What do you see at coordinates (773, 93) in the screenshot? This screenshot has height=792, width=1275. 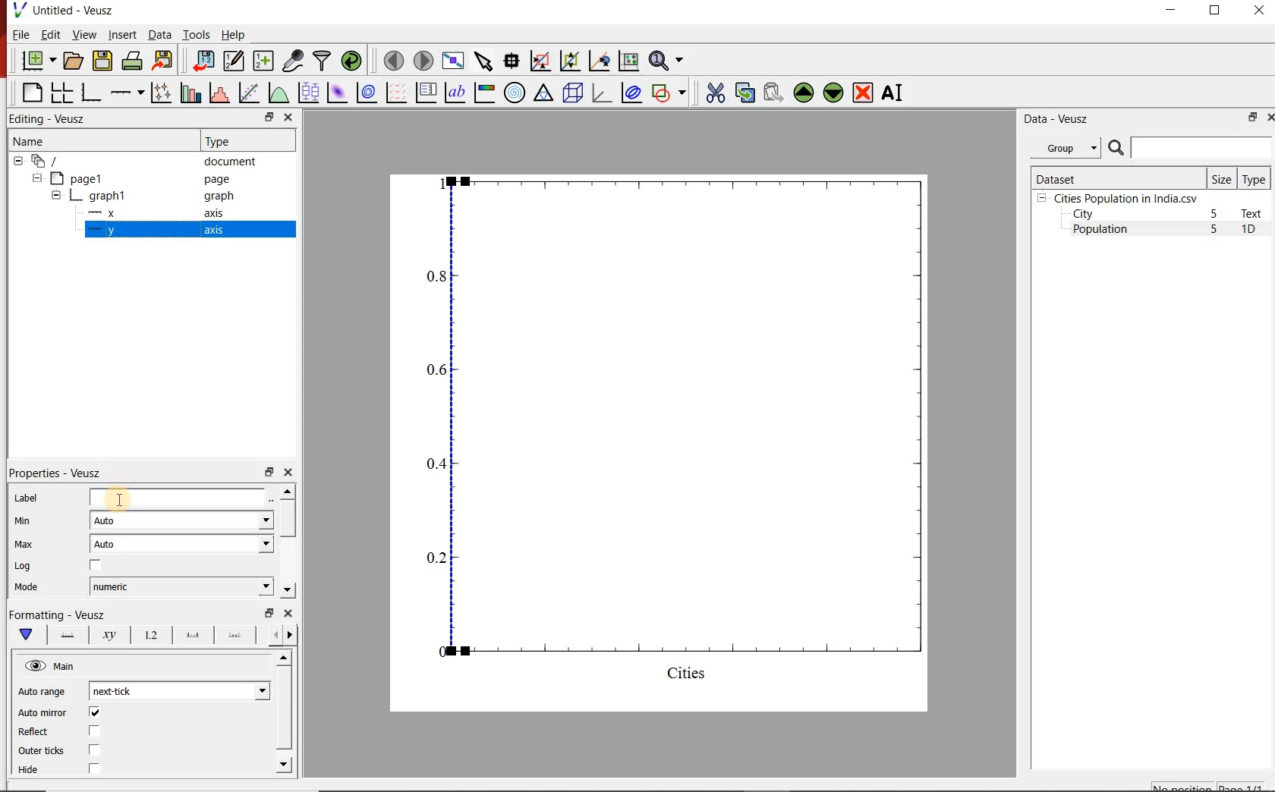 I see `paste widget from the clipboard` at bounding box center [773, 93].